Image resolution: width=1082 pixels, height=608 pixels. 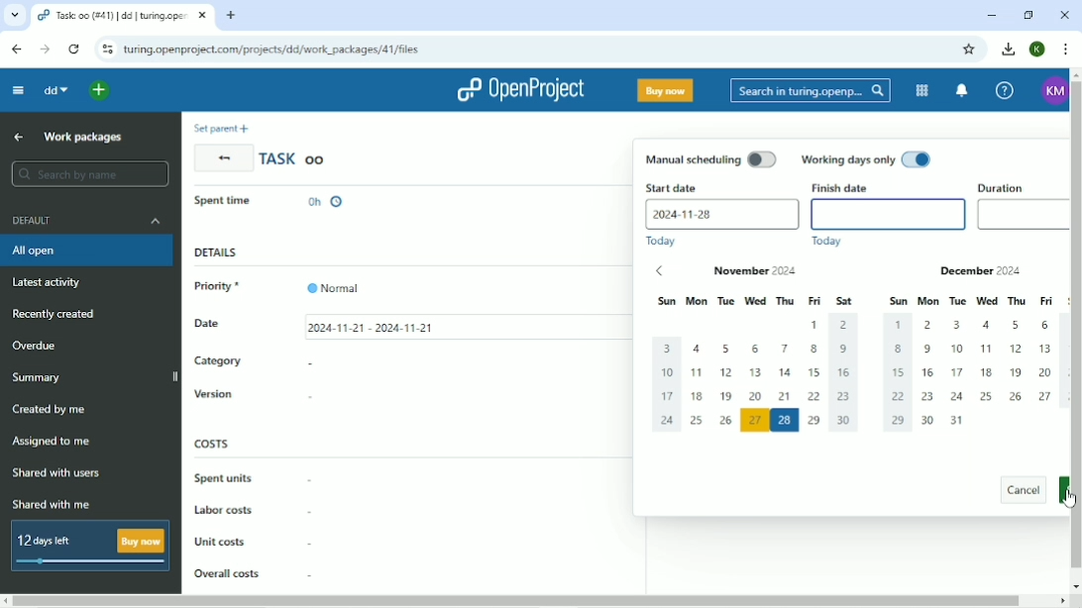 I want to click on Open quick add menu, so click(x=100, y=90).